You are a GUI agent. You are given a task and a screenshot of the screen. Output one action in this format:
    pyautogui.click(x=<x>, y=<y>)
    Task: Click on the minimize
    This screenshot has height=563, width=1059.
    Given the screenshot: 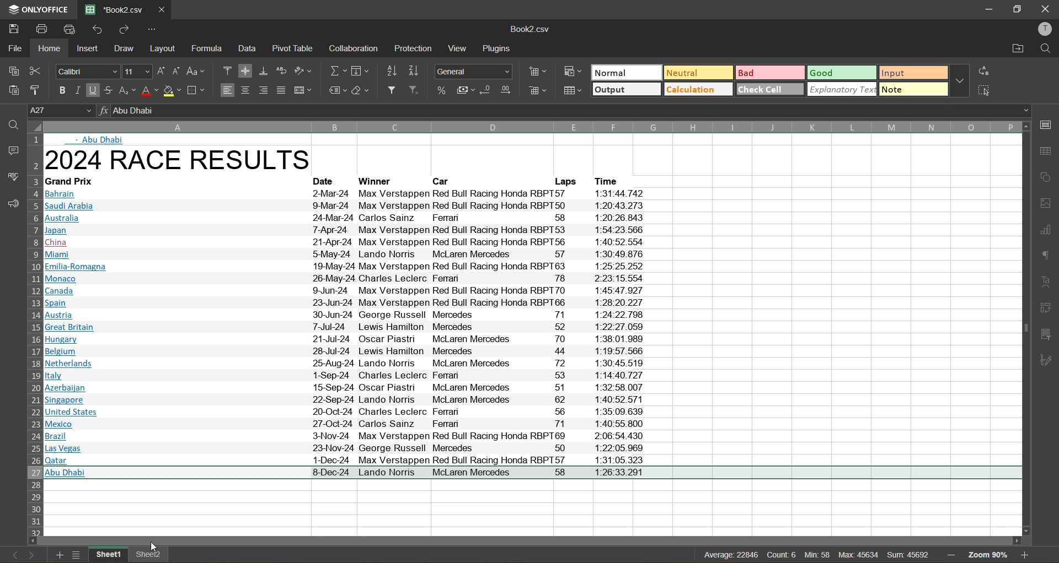 What is the action you would take?
    pyautogui.click(x=987, y=8)
    